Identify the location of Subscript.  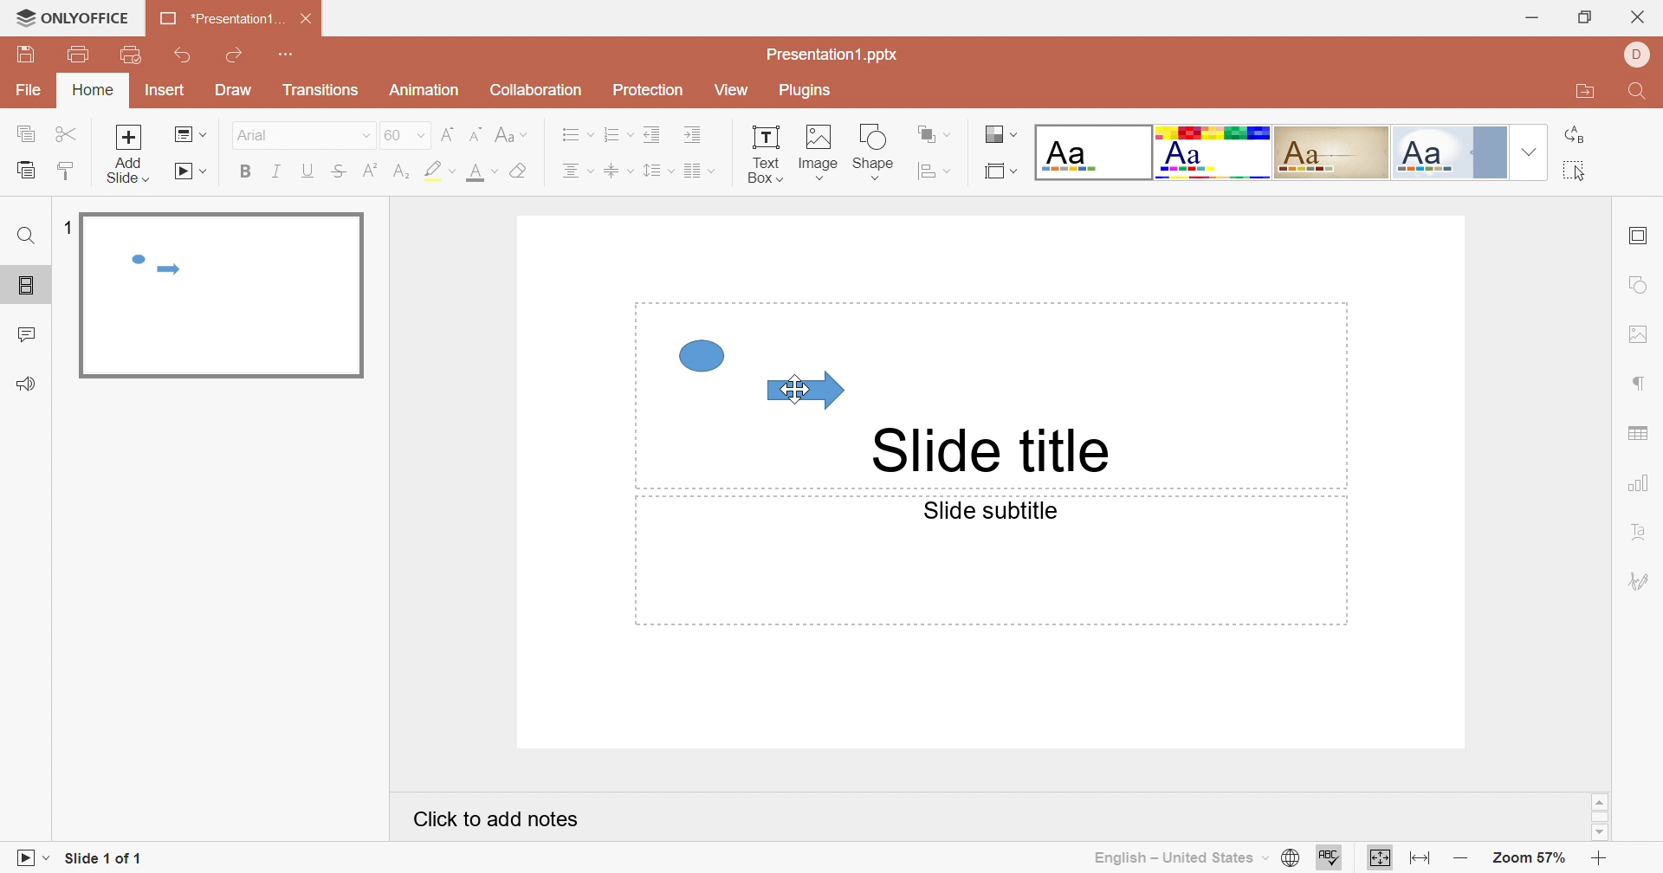
(404, 171).